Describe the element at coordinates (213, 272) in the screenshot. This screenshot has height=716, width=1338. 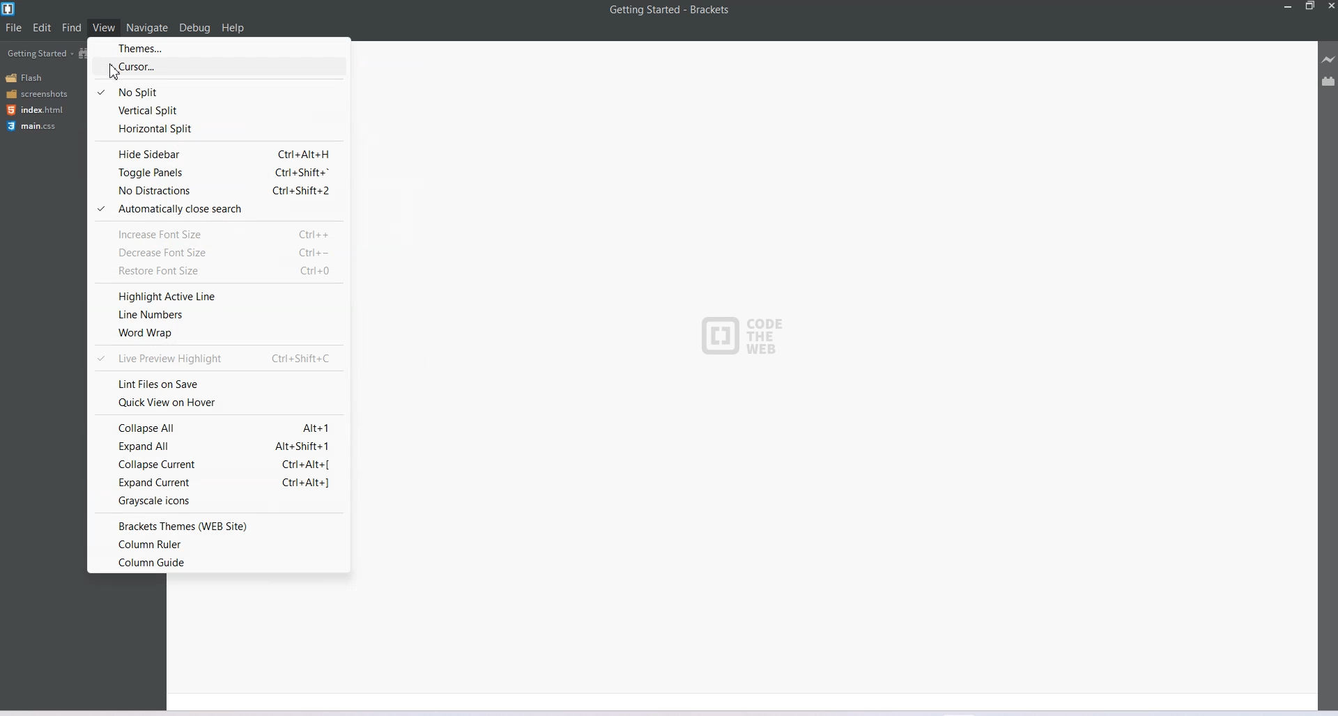
I see `restore font size` at that location.